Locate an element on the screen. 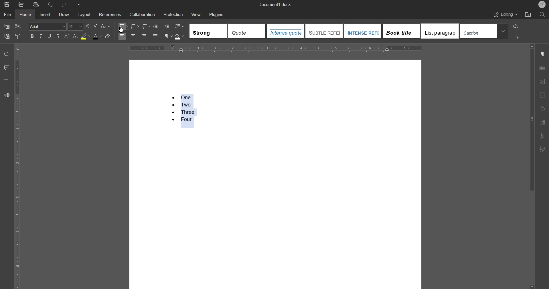 Image resolution: width=549 pixels, height=289 pixels. Table is located at coordinates (542, 68).